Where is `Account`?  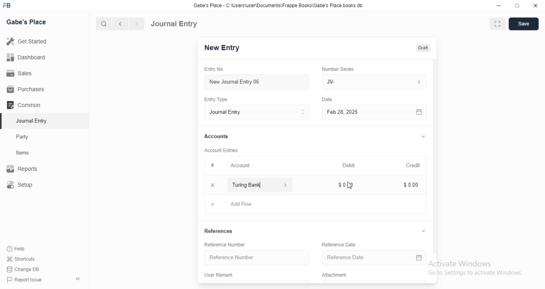 Account is located at coordinates (234, 166).